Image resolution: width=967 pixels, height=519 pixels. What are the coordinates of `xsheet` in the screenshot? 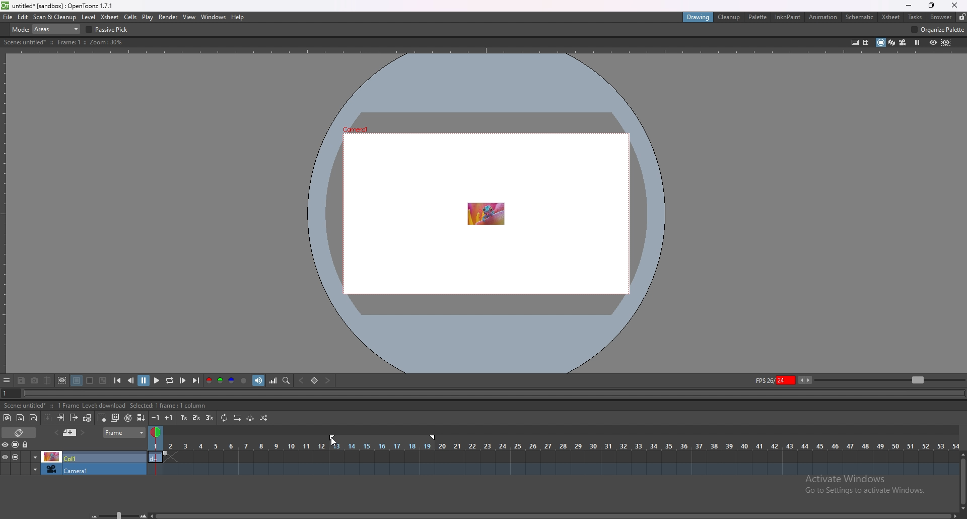 It's located at (891, 18).